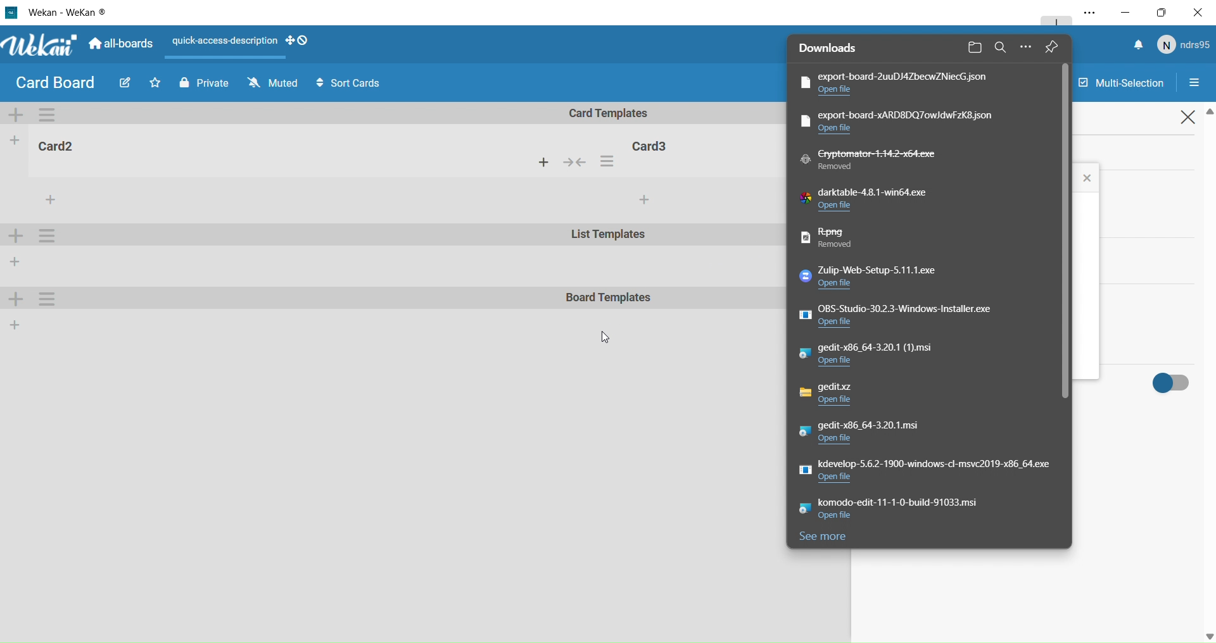 This screenshot has height=643, width=1216. Describe the element at coordinates (1191, 120) in the screenshot. I see `close` at that location.